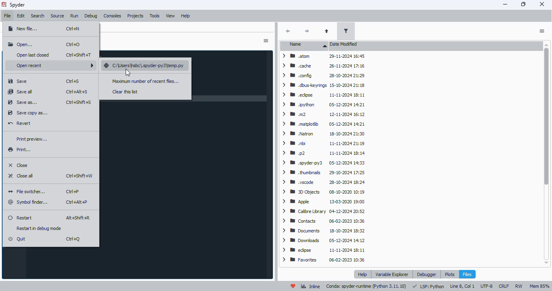 This screenshot has height=291, width=552. What do you see at coordinates (541, 31) in the screenshot?
I see `actions` at bounding box center [541, 31].